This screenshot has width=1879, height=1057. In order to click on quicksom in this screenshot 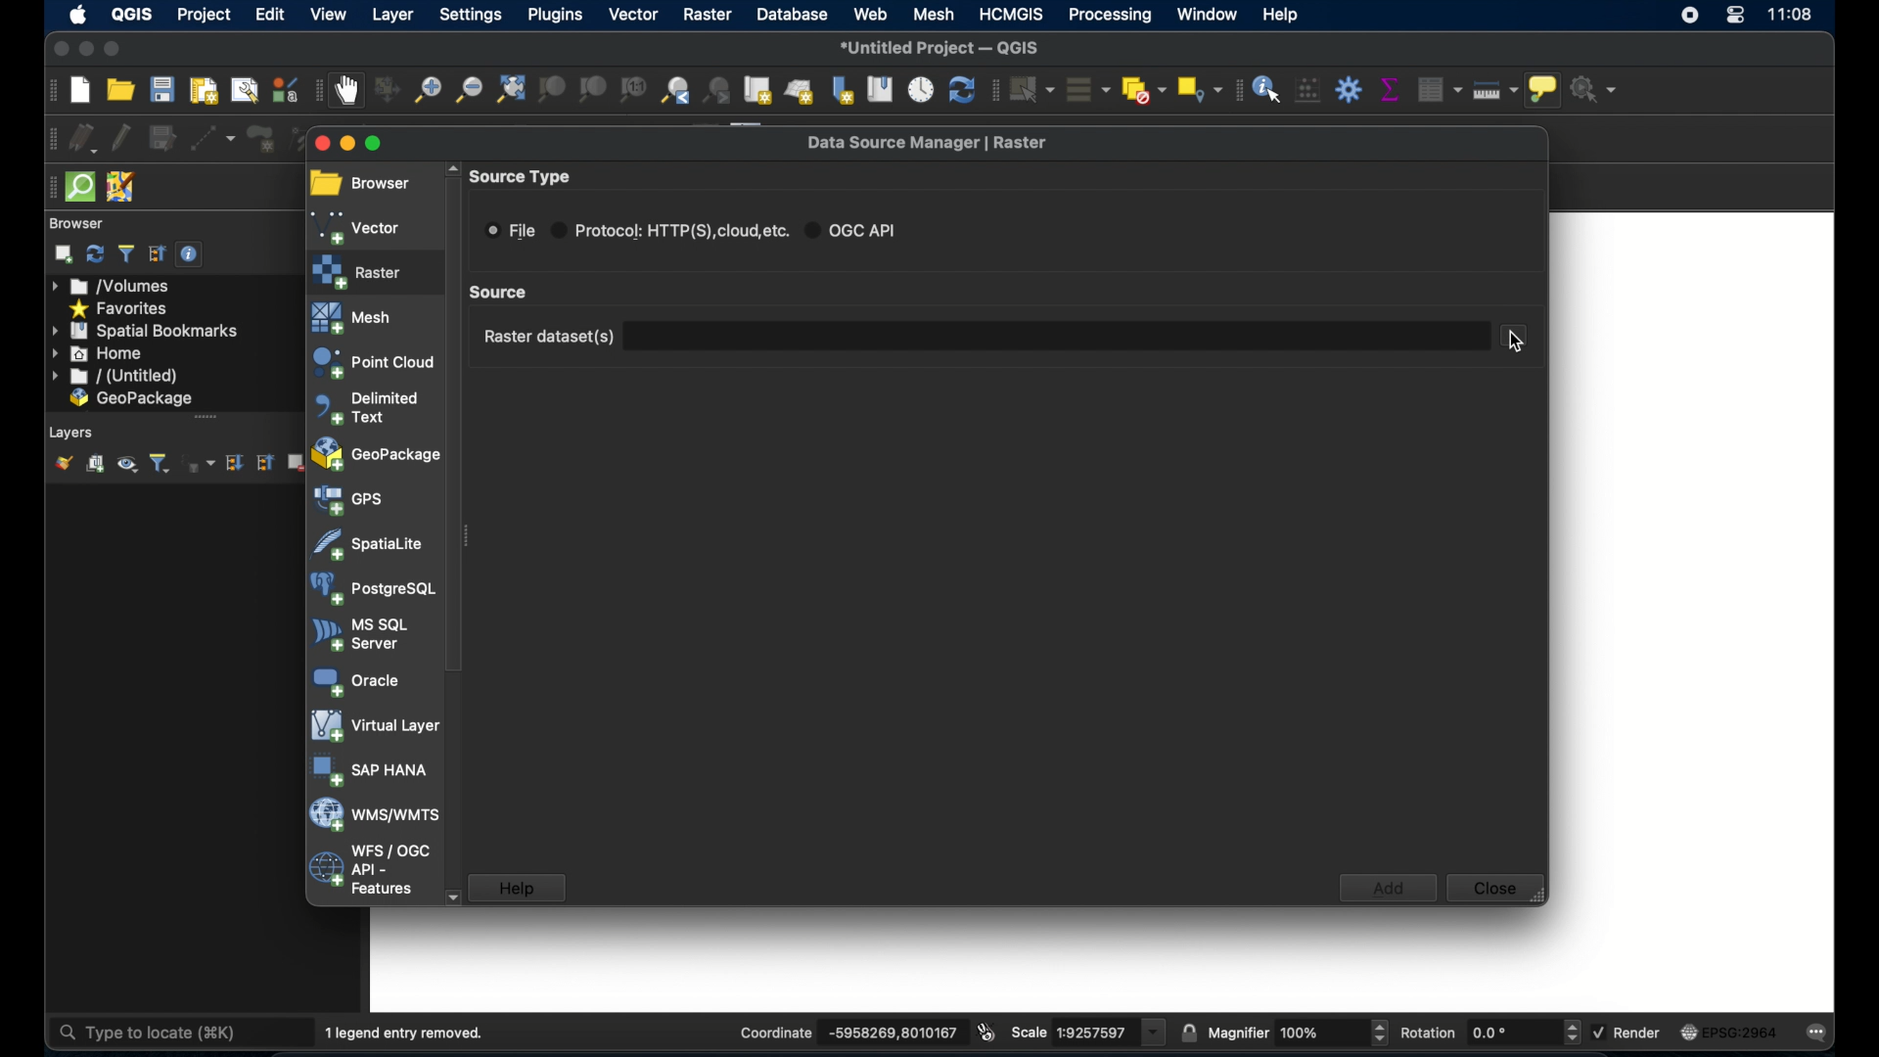, I will do `click(80, 187)`.